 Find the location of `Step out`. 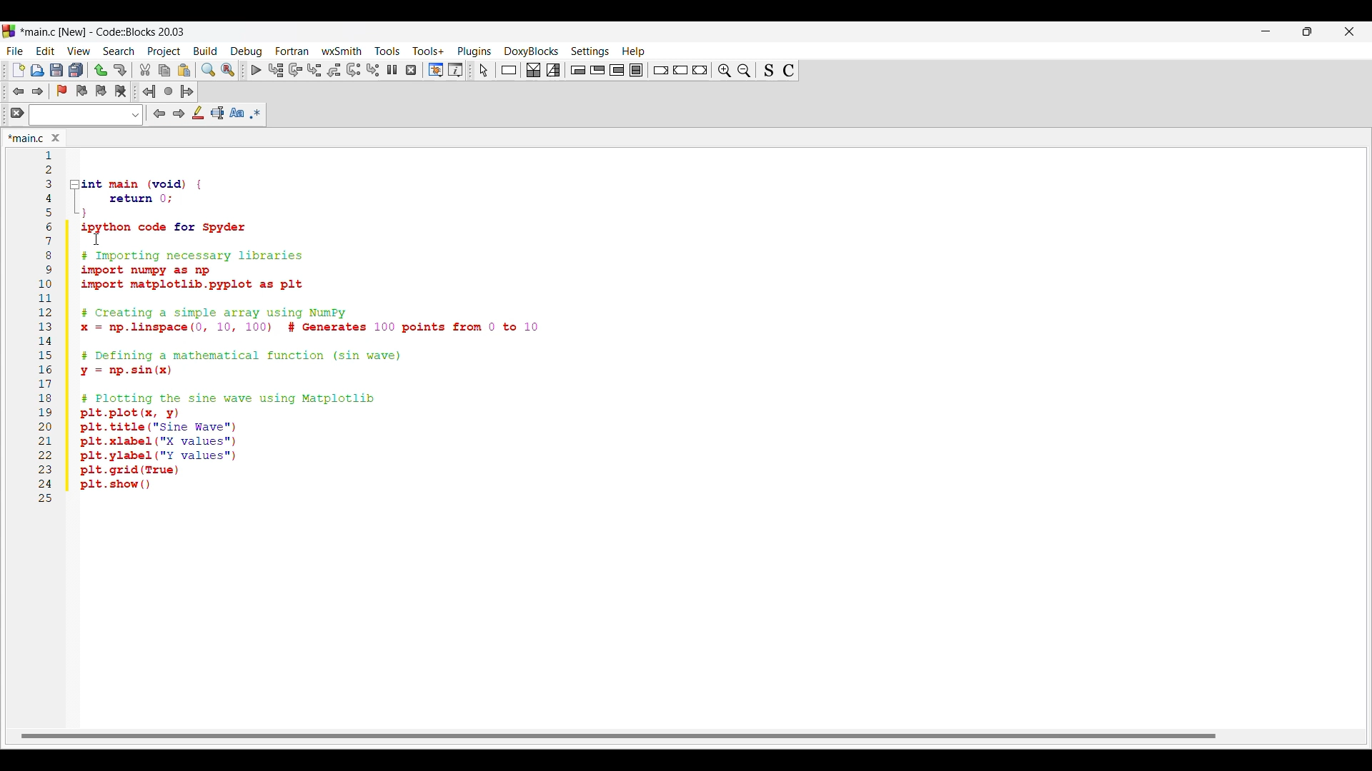

Step out is located at coordinates (333, 70).